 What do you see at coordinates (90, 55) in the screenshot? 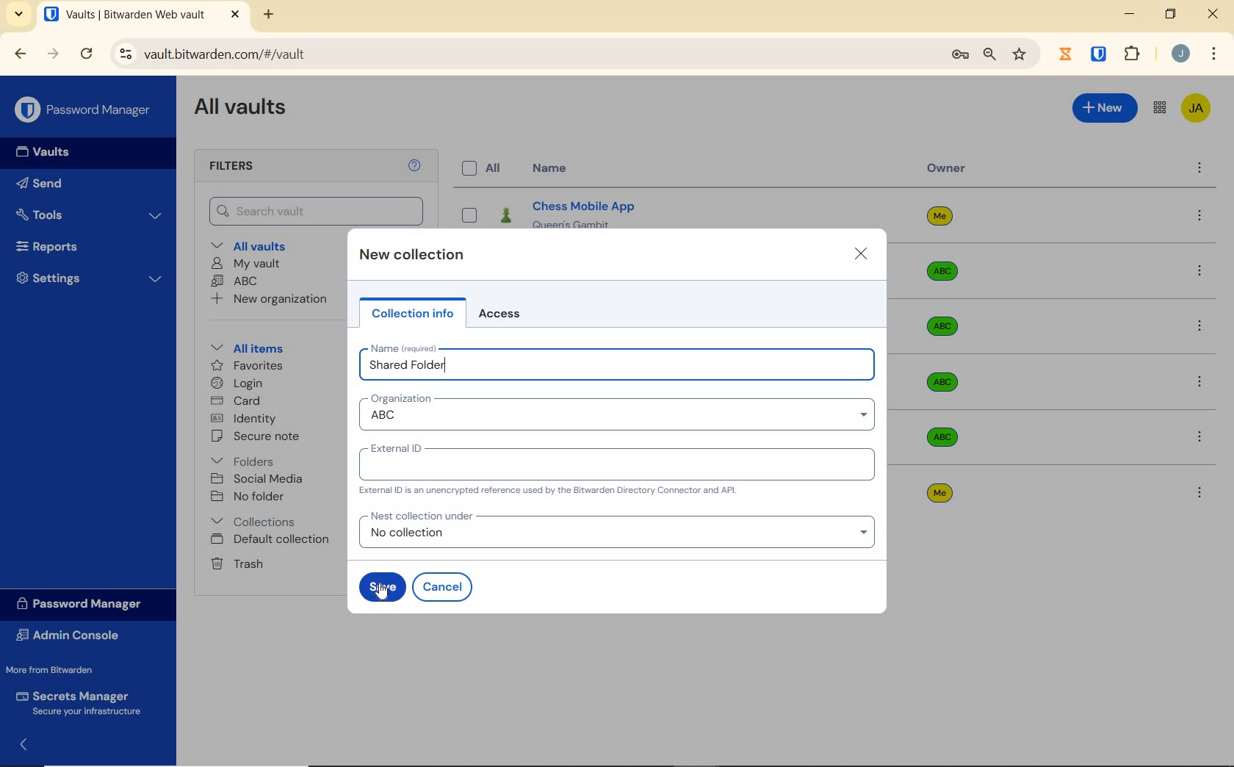
I see `reload` at bounding box center [90, 55].